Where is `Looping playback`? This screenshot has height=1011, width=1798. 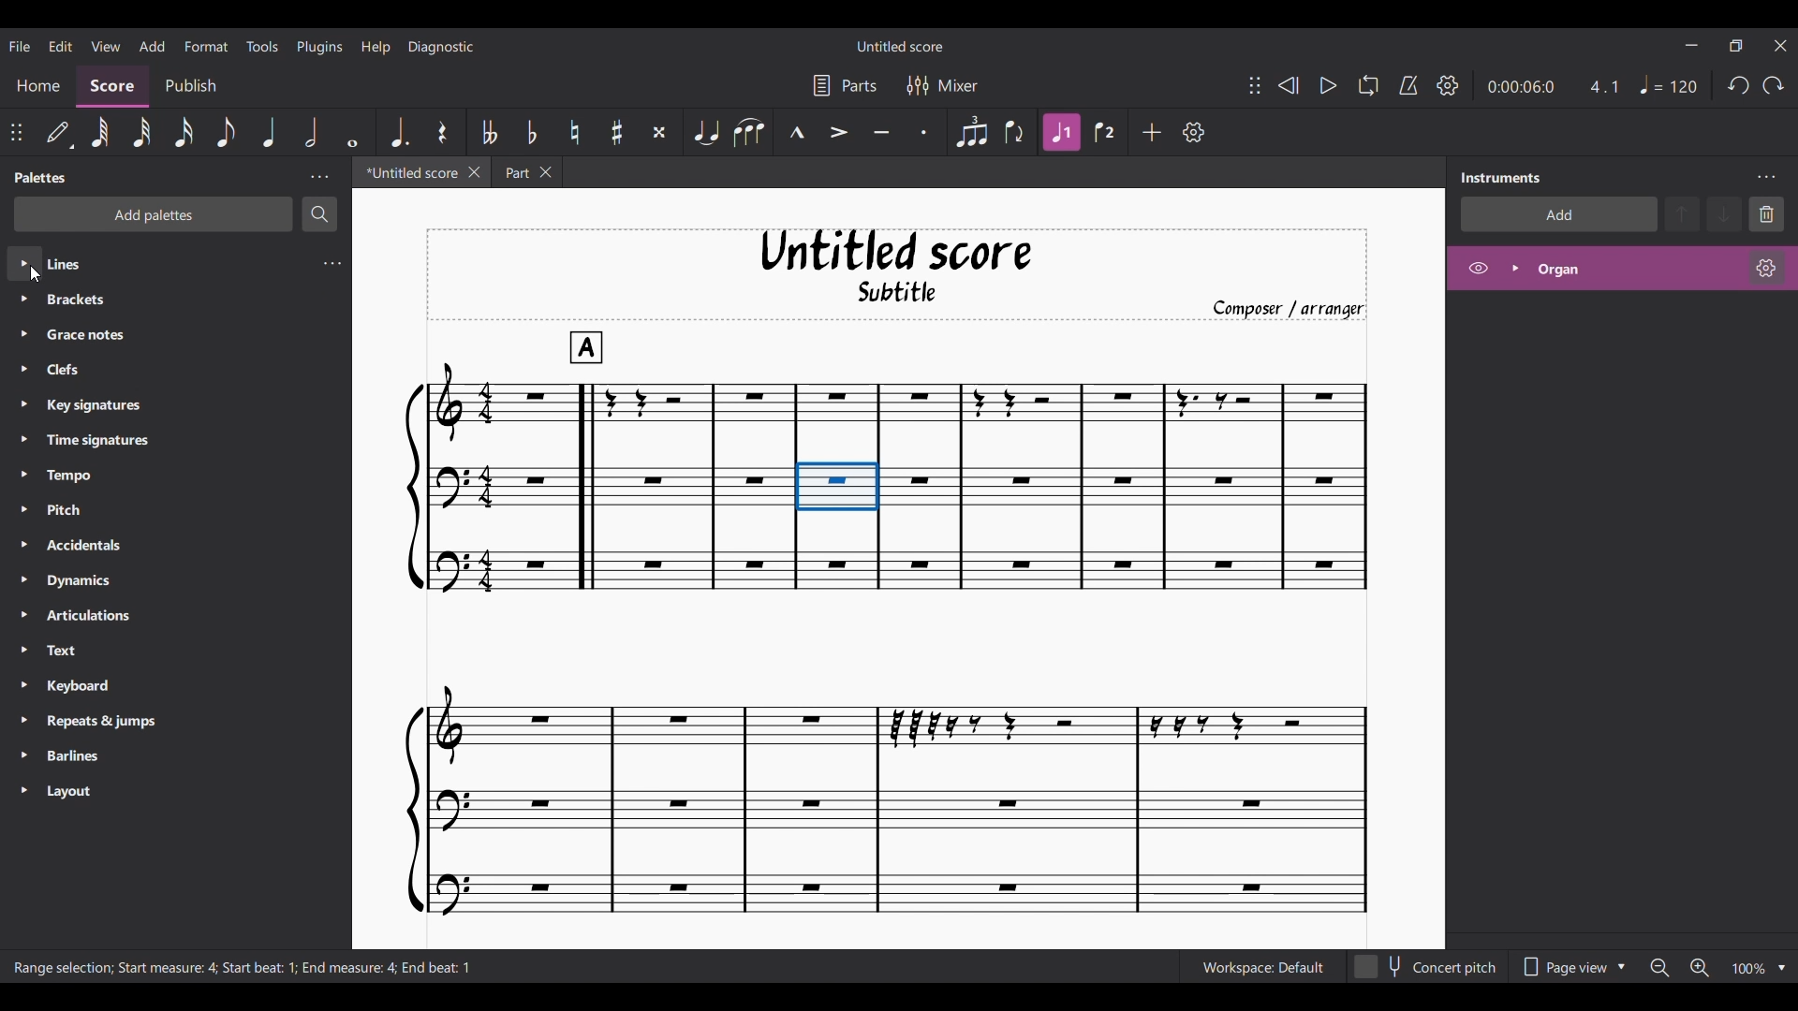 Looping playback is located at coordinates (1368, 85).